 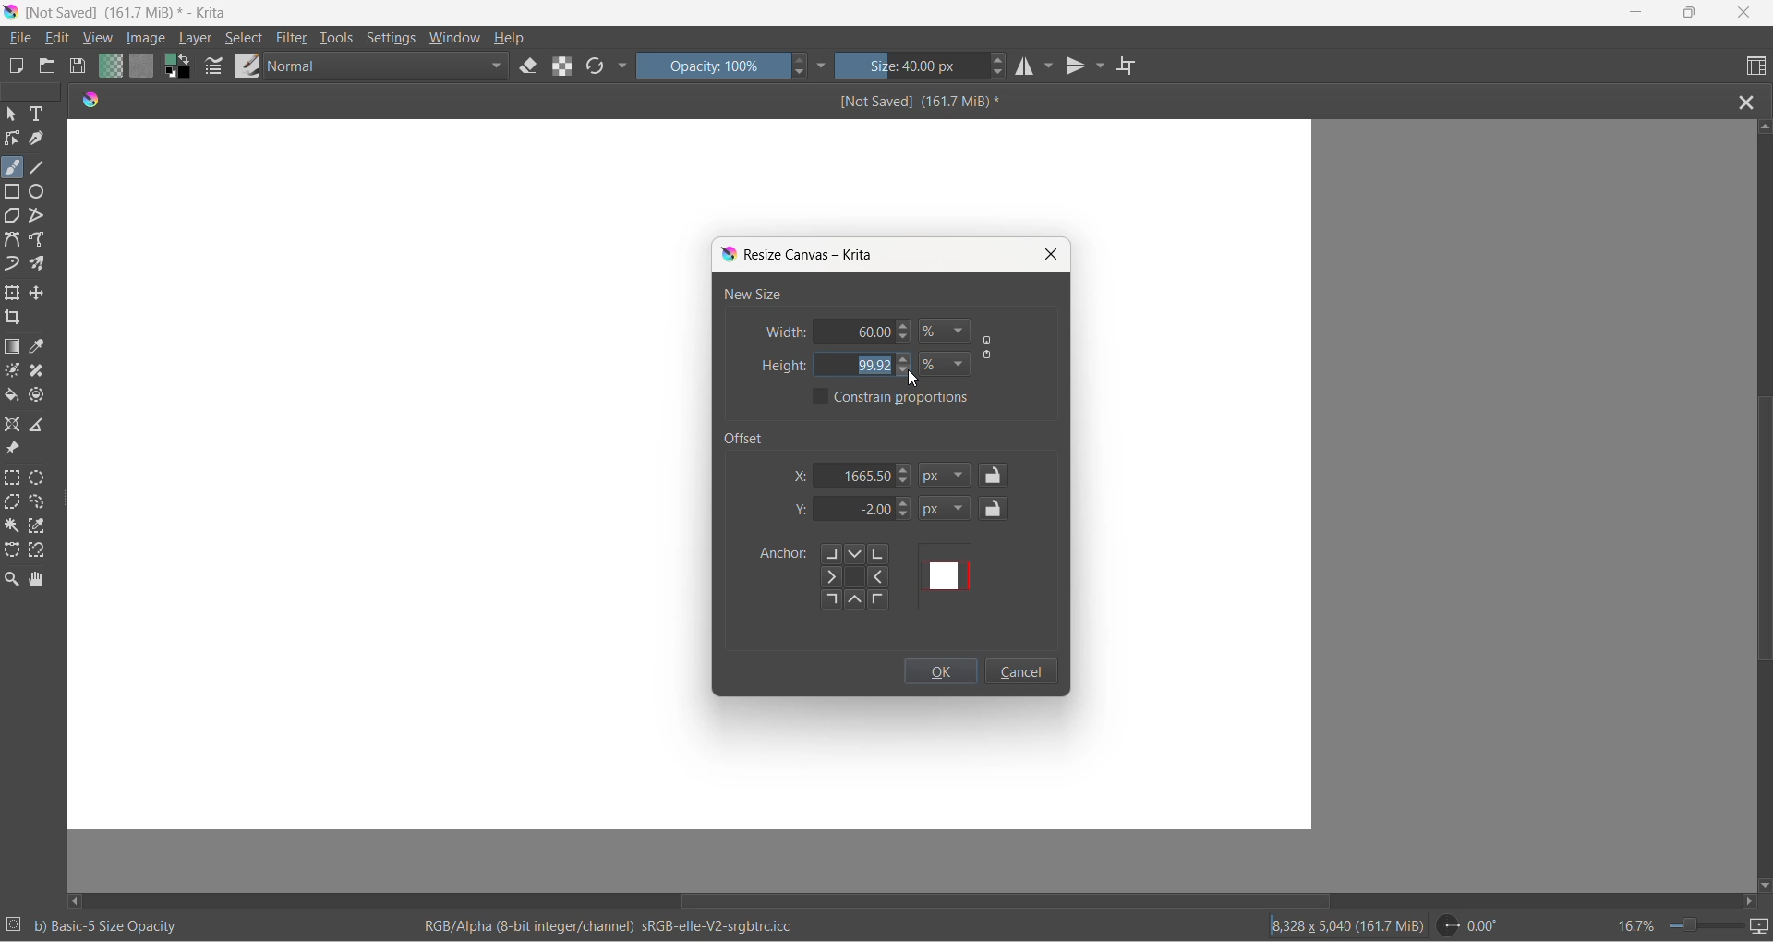 I want to click on resize canvas dialog box, so click(x=802, y=255).